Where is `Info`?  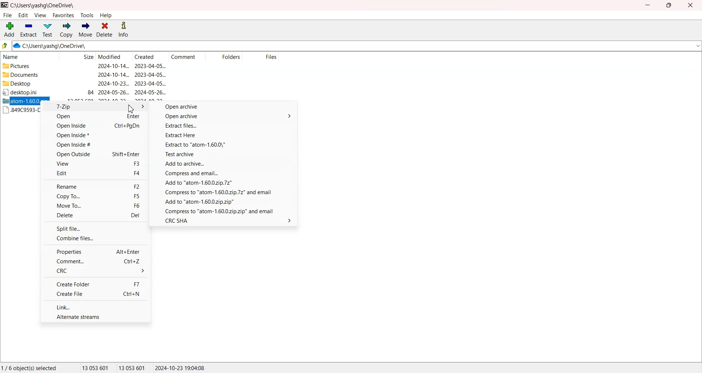
Info is located at coordinates (123, 30).